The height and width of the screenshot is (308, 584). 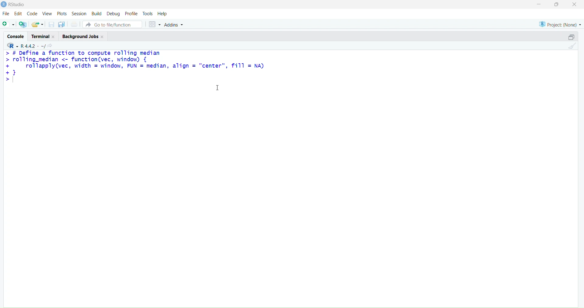 What do you see at coordinates (539, 4) in the screenshot?
I see `minimise` at bounding box center [539, 4].